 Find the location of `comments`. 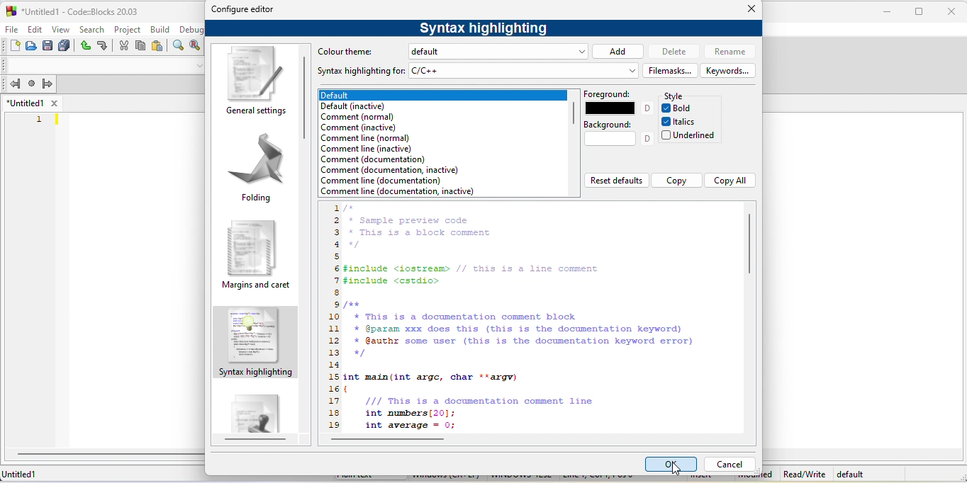

comments is located at coordinates (520, 329).